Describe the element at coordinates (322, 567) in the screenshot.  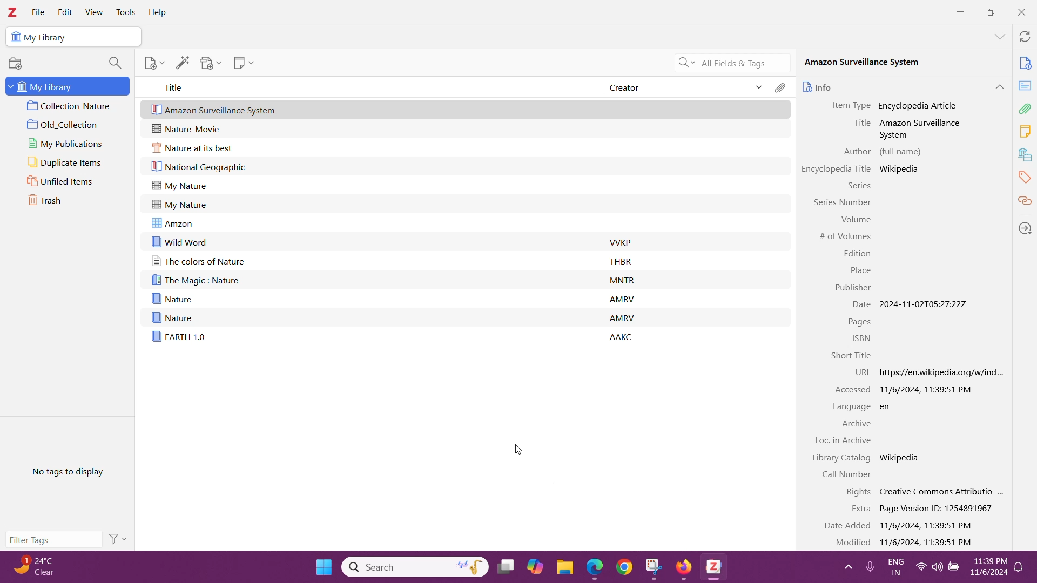
I see `windows start` at that location.